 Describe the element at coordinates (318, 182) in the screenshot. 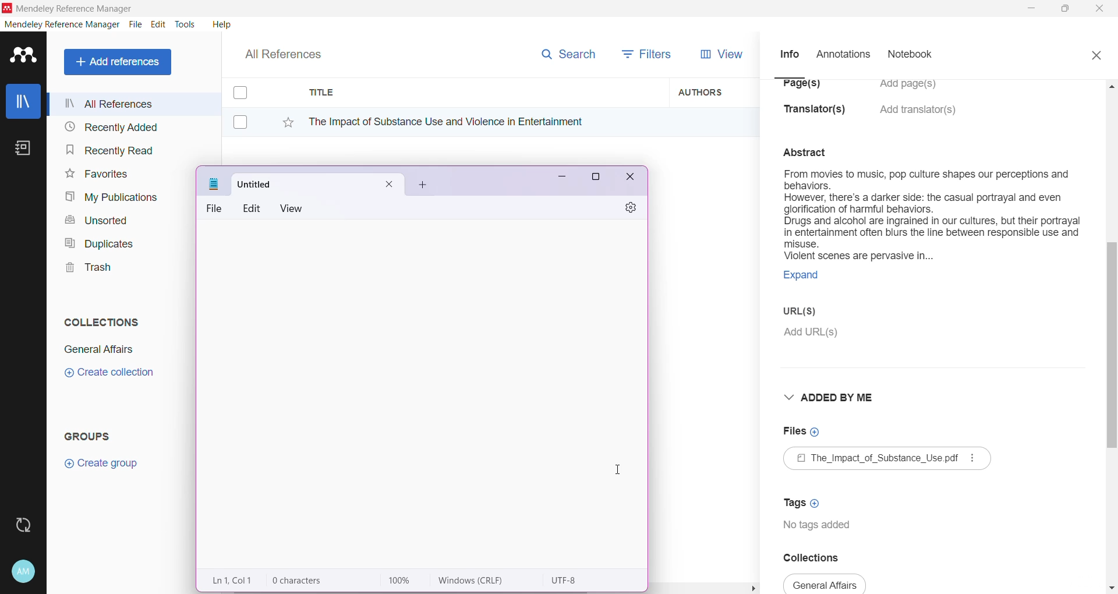

I see `Default title` at that location.